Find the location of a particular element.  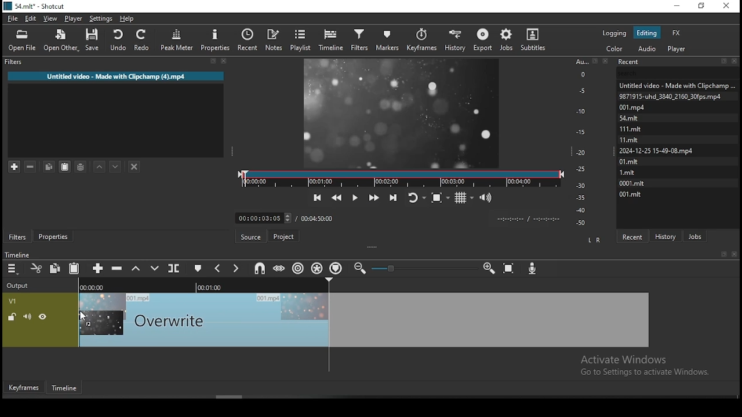

timeline is located at coordinates (62, 387).